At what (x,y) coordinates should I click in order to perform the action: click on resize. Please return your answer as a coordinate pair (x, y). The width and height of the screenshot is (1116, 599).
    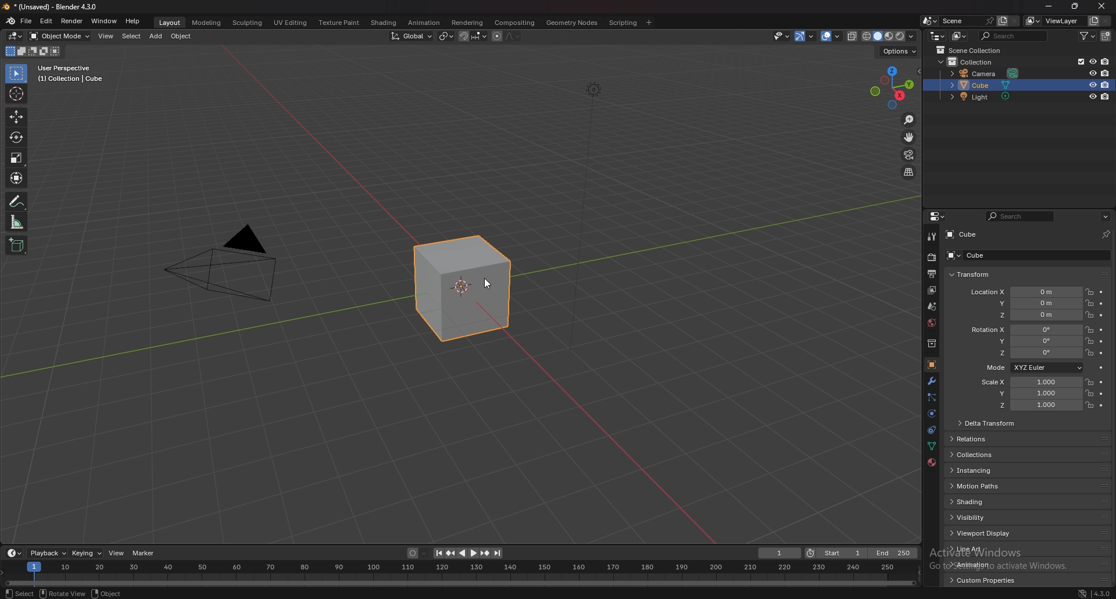
    Looking at the image, I should click on (1075, 6).